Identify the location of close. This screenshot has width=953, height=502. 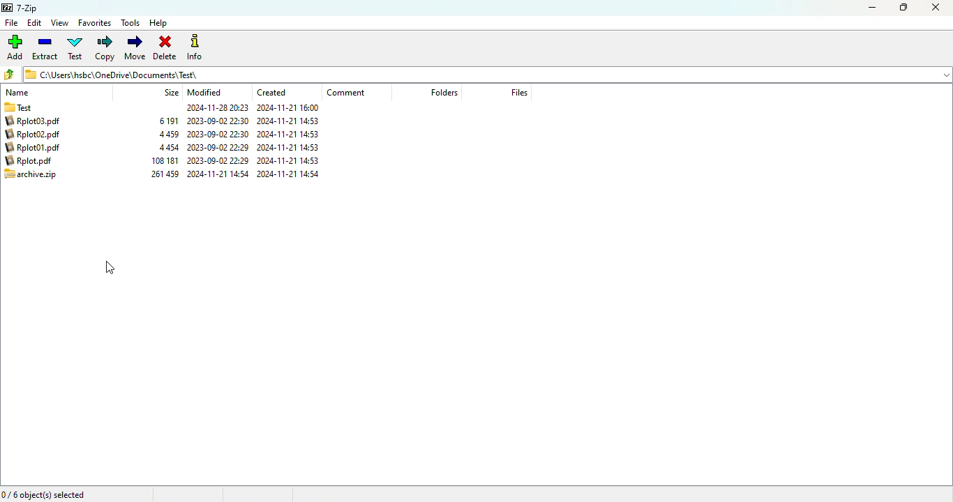
(936, 8).